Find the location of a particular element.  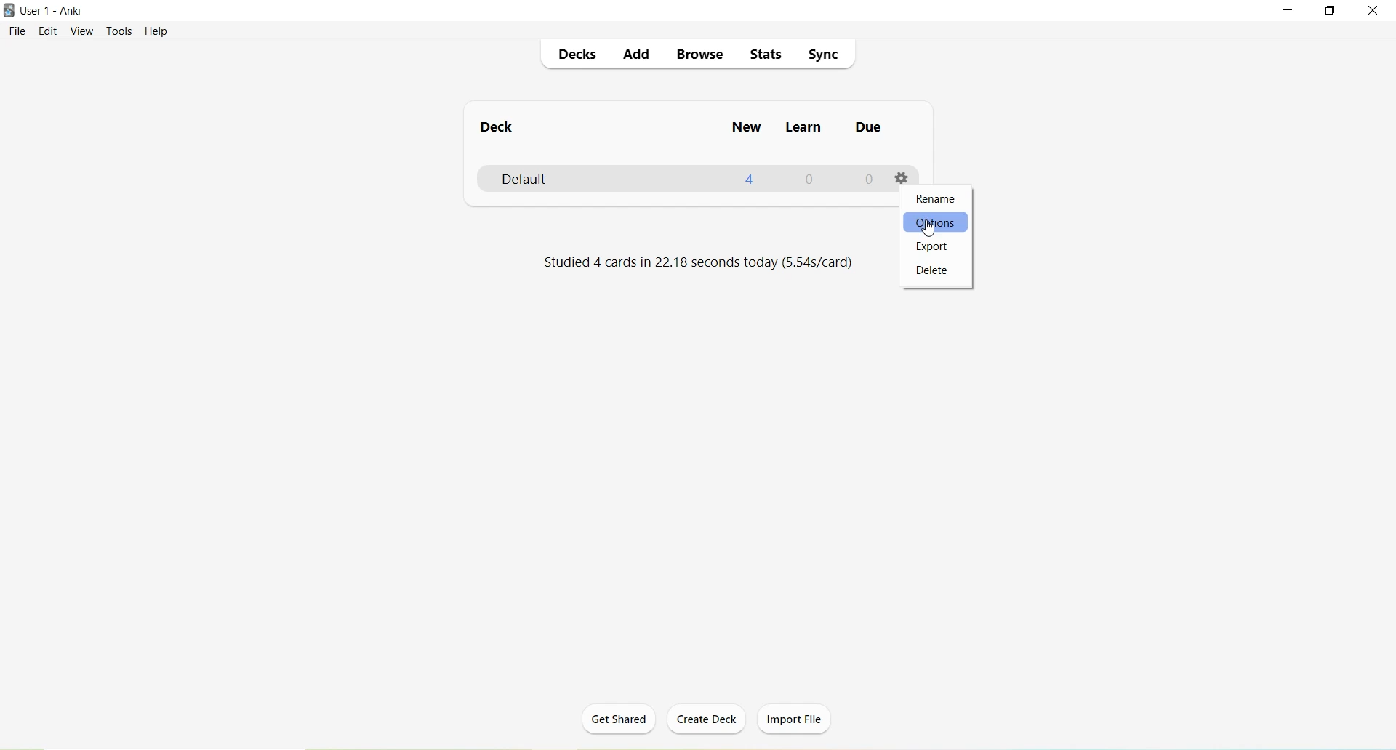

New is located at coordinates (747, 129).